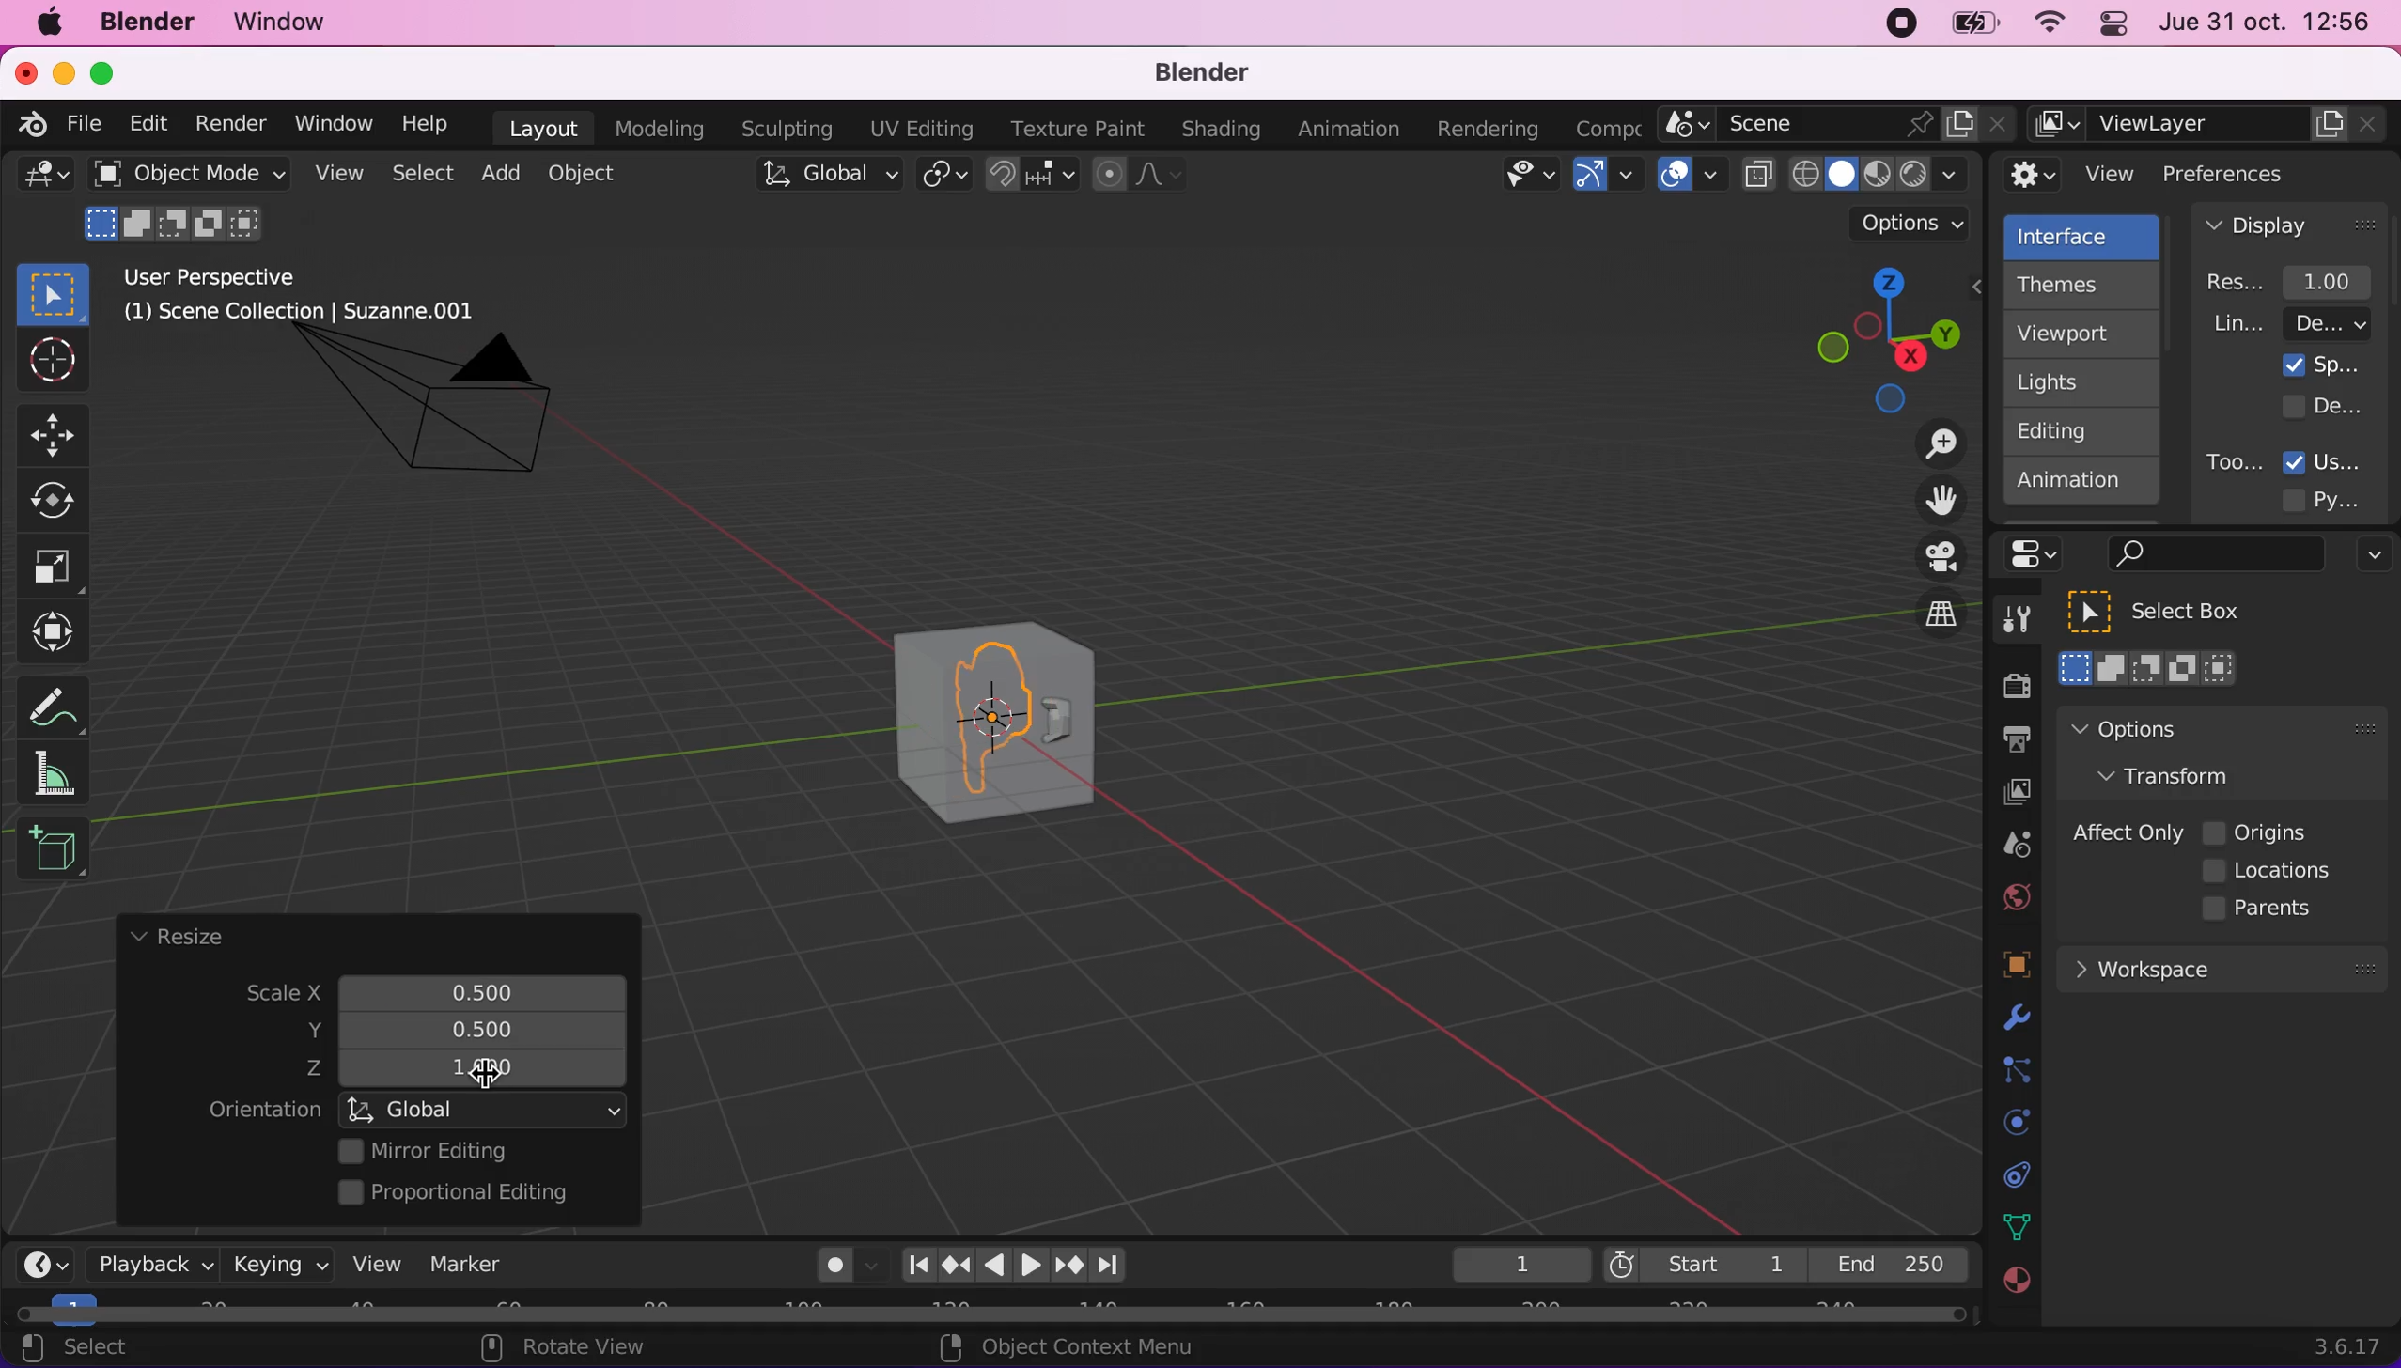  I want to click on jump to keyframe, so click(956, 1265).